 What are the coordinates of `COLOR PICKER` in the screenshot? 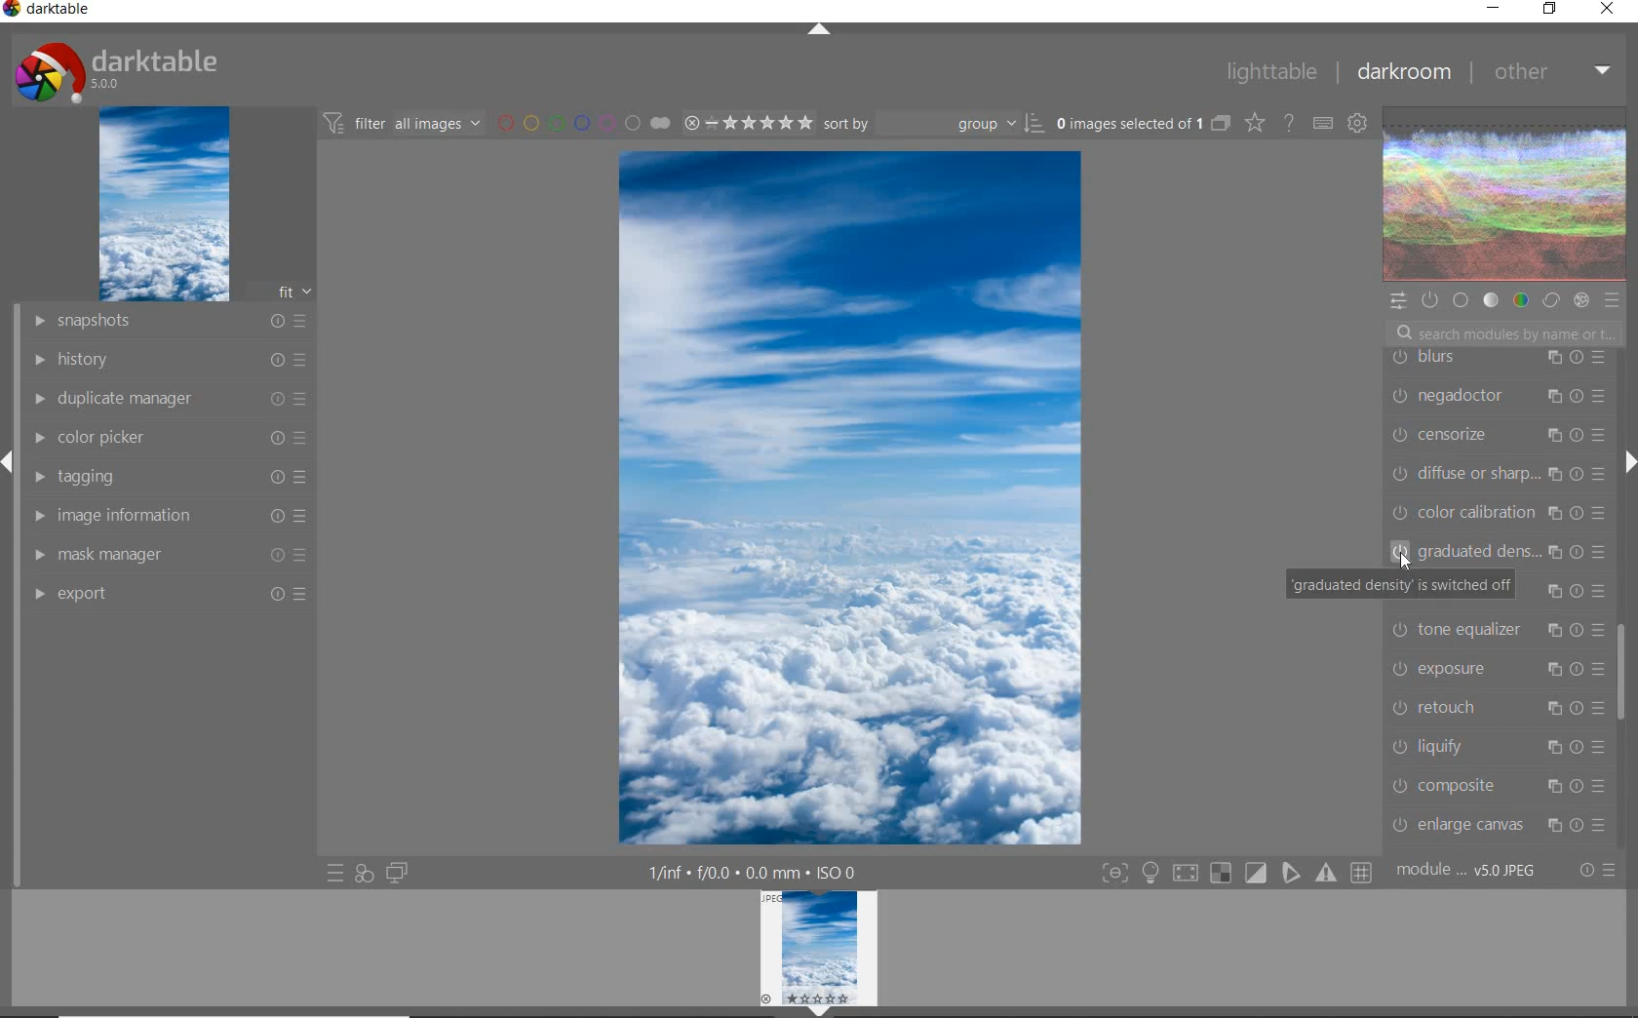 It's located at (171, 439).